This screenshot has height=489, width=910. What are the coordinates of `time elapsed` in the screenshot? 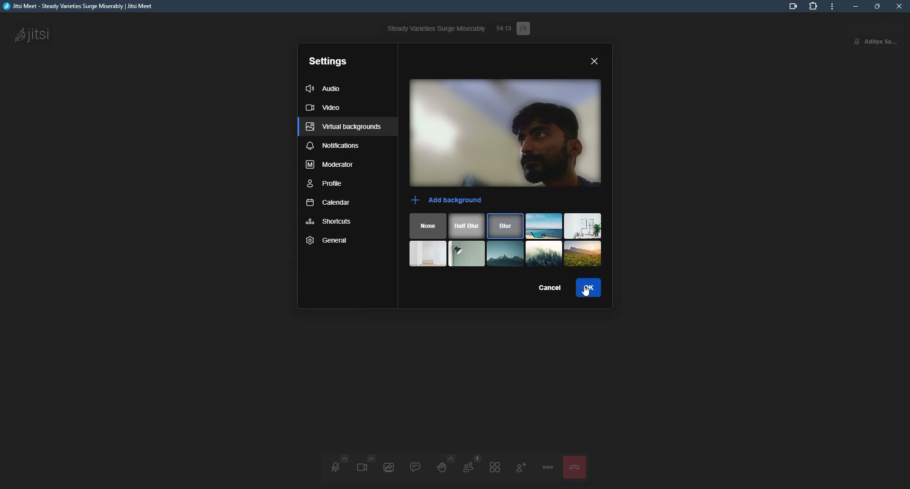 It's located at (502, 29).